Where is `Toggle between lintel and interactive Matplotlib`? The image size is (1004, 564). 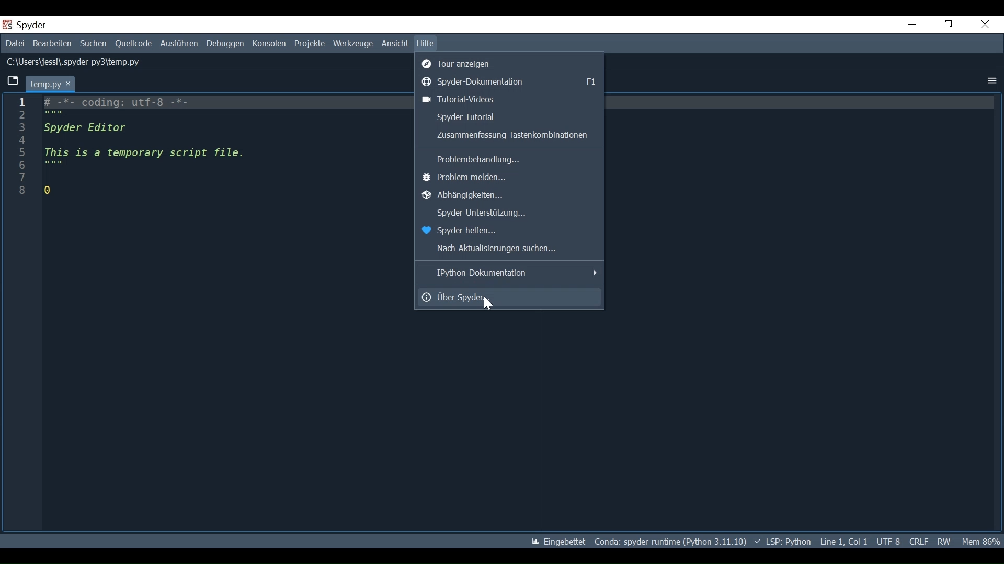
Toggle between lintel and interactive Matplotlib is located at coordinates (557, 542).